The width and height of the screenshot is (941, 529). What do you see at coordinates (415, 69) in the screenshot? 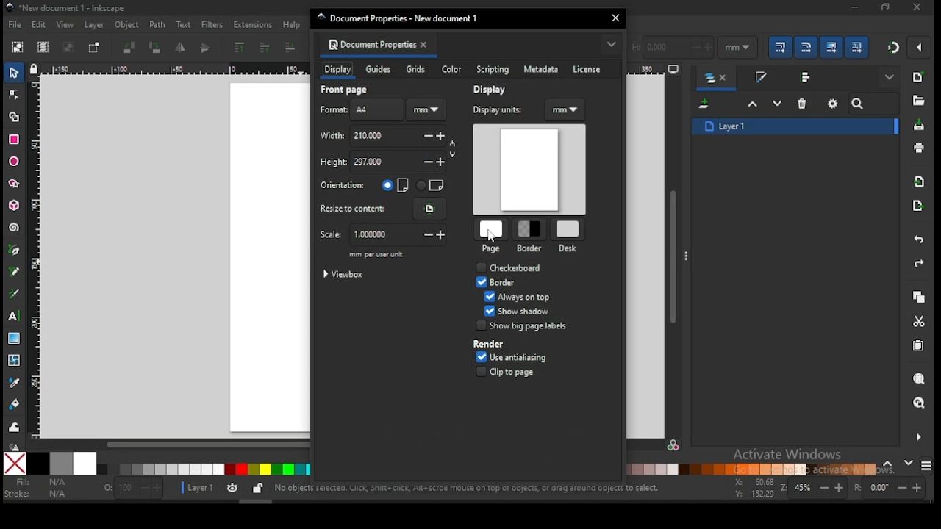
I see `grids` at bounding box center [415, 69].